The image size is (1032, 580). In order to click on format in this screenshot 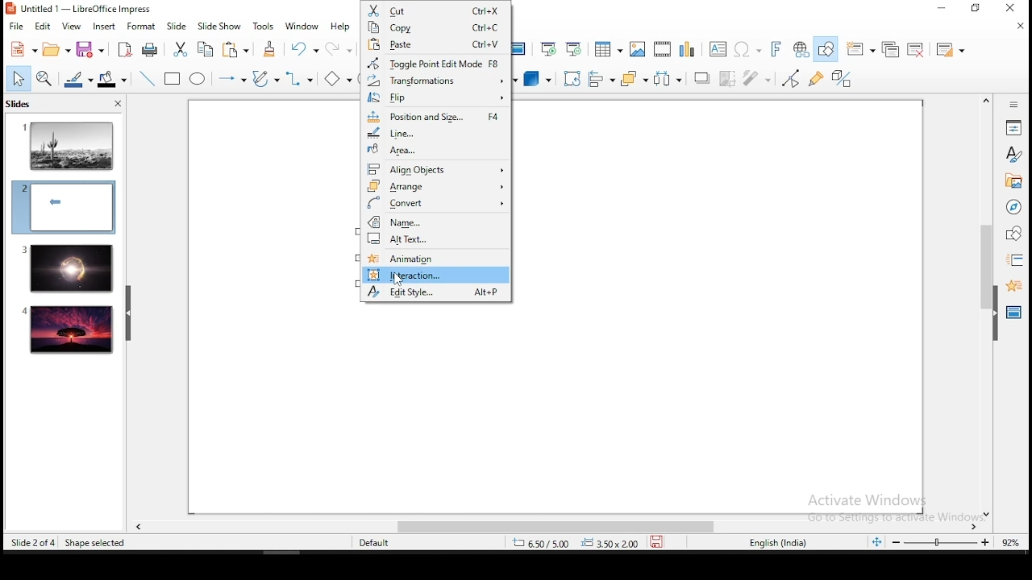, I will do `click(139, 25)`.